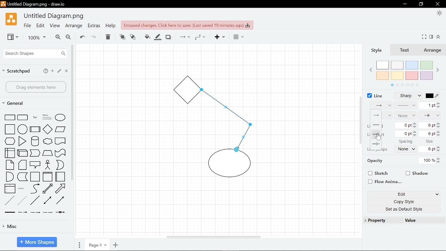  I want to click on minimize, so click(405, 4).